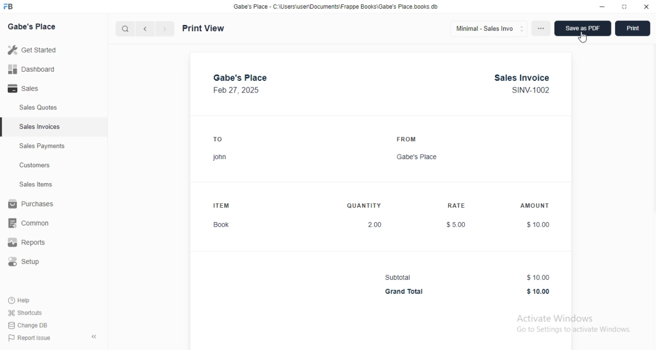  I want to click on purchases, so click(32, 204).